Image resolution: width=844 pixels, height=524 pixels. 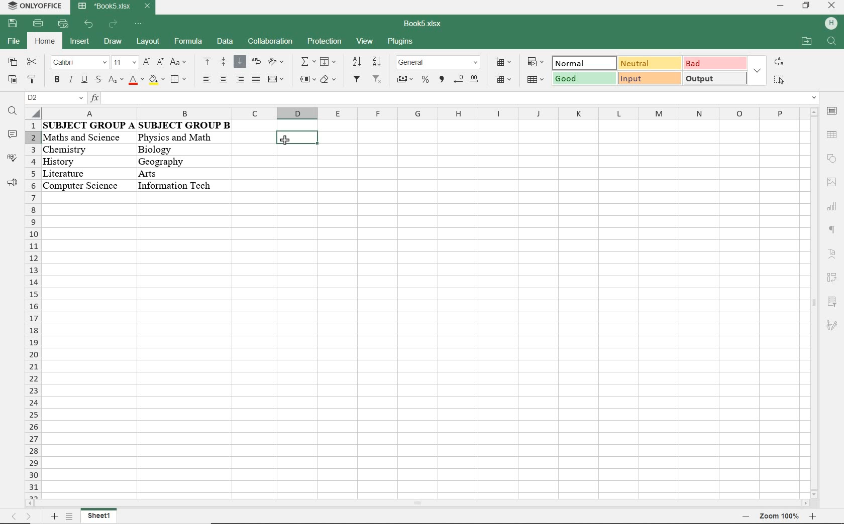 I want to click on align top, so click(x=207, y=61).